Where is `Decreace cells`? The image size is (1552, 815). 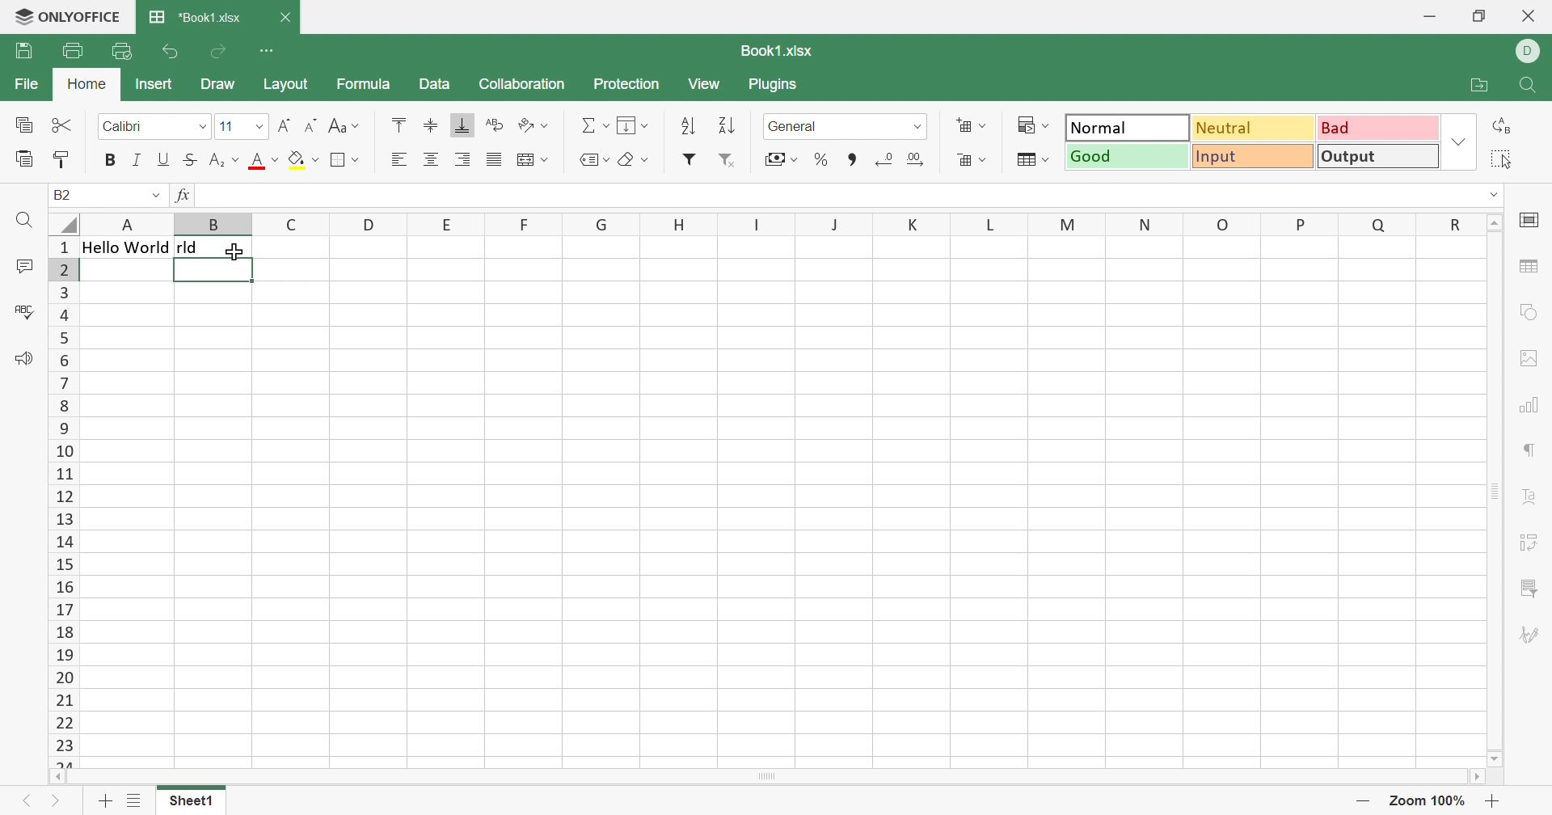 Decreace cells is located at coordinates (971, 157).